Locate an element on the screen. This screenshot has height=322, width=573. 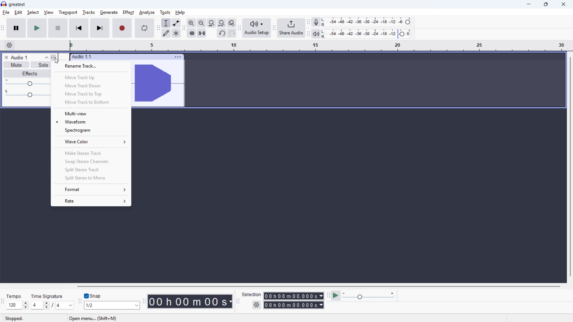
Multi - view  is located at coordinates (91, 114).